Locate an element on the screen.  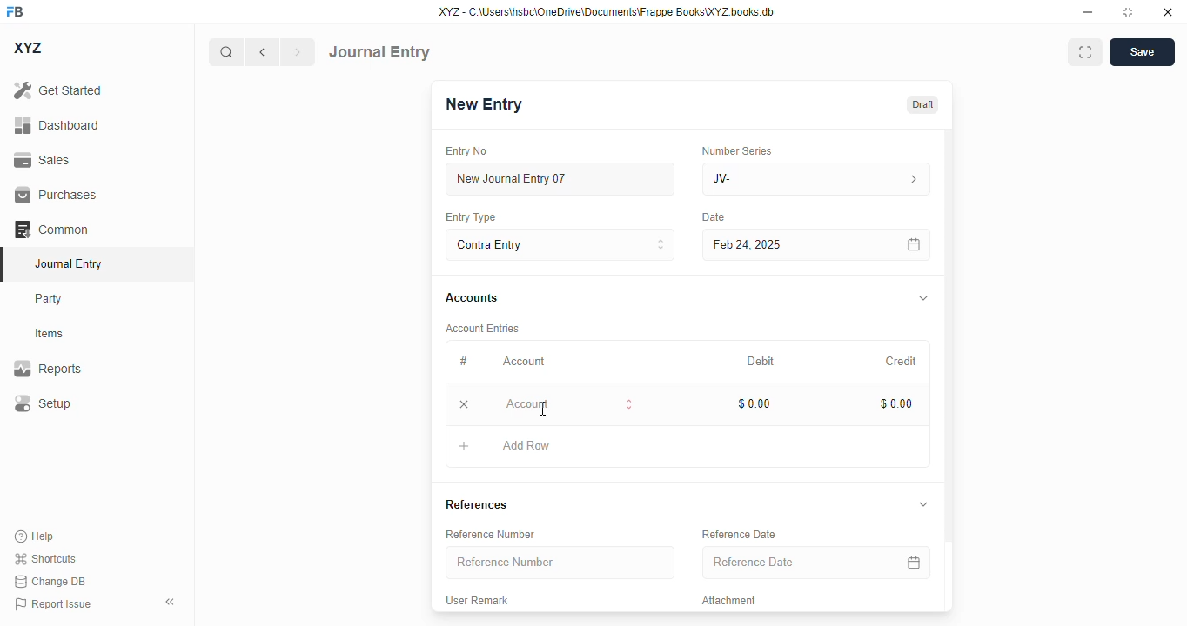
XYZ is located at coordinates (27, 48).